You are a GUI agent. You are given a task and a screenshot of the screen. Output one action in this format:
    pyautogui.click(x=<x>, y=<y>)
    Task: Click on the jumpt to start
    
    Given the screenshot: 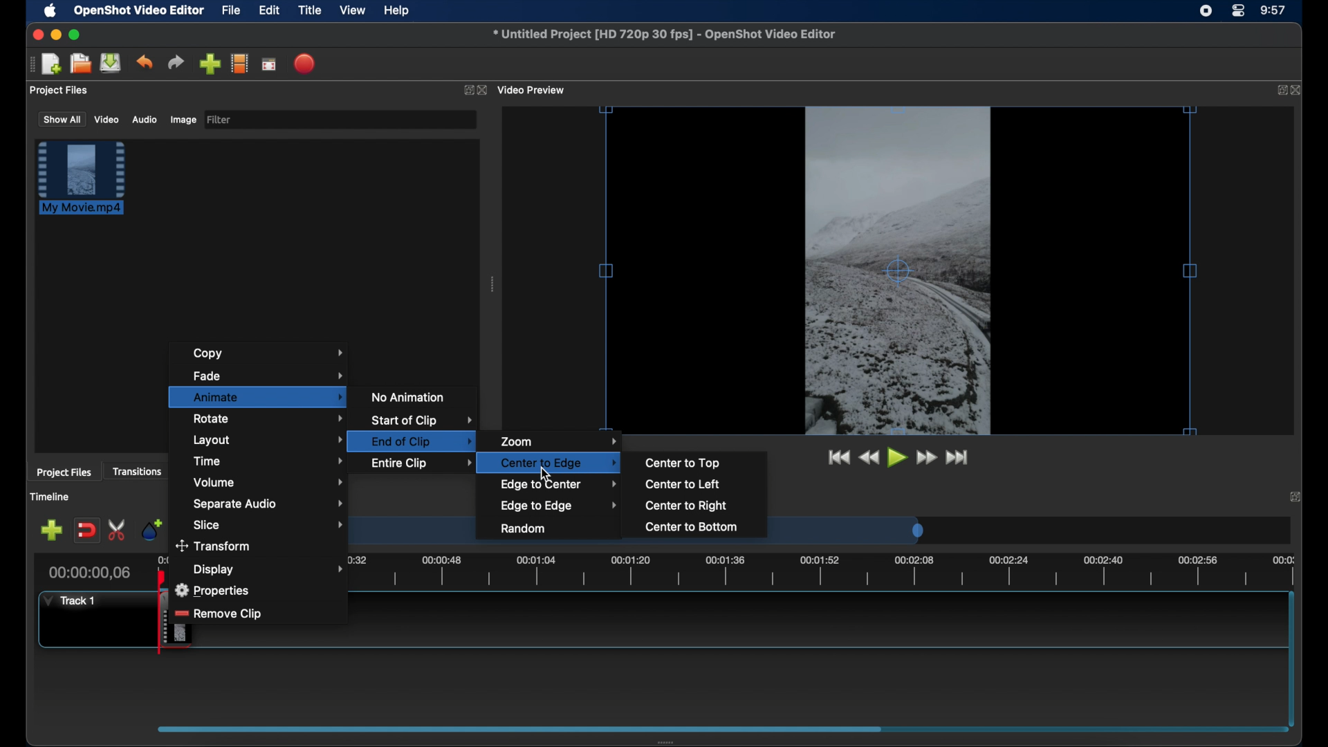 What is the action you would take?
    pyautogui.click(x=838, y=457)
    